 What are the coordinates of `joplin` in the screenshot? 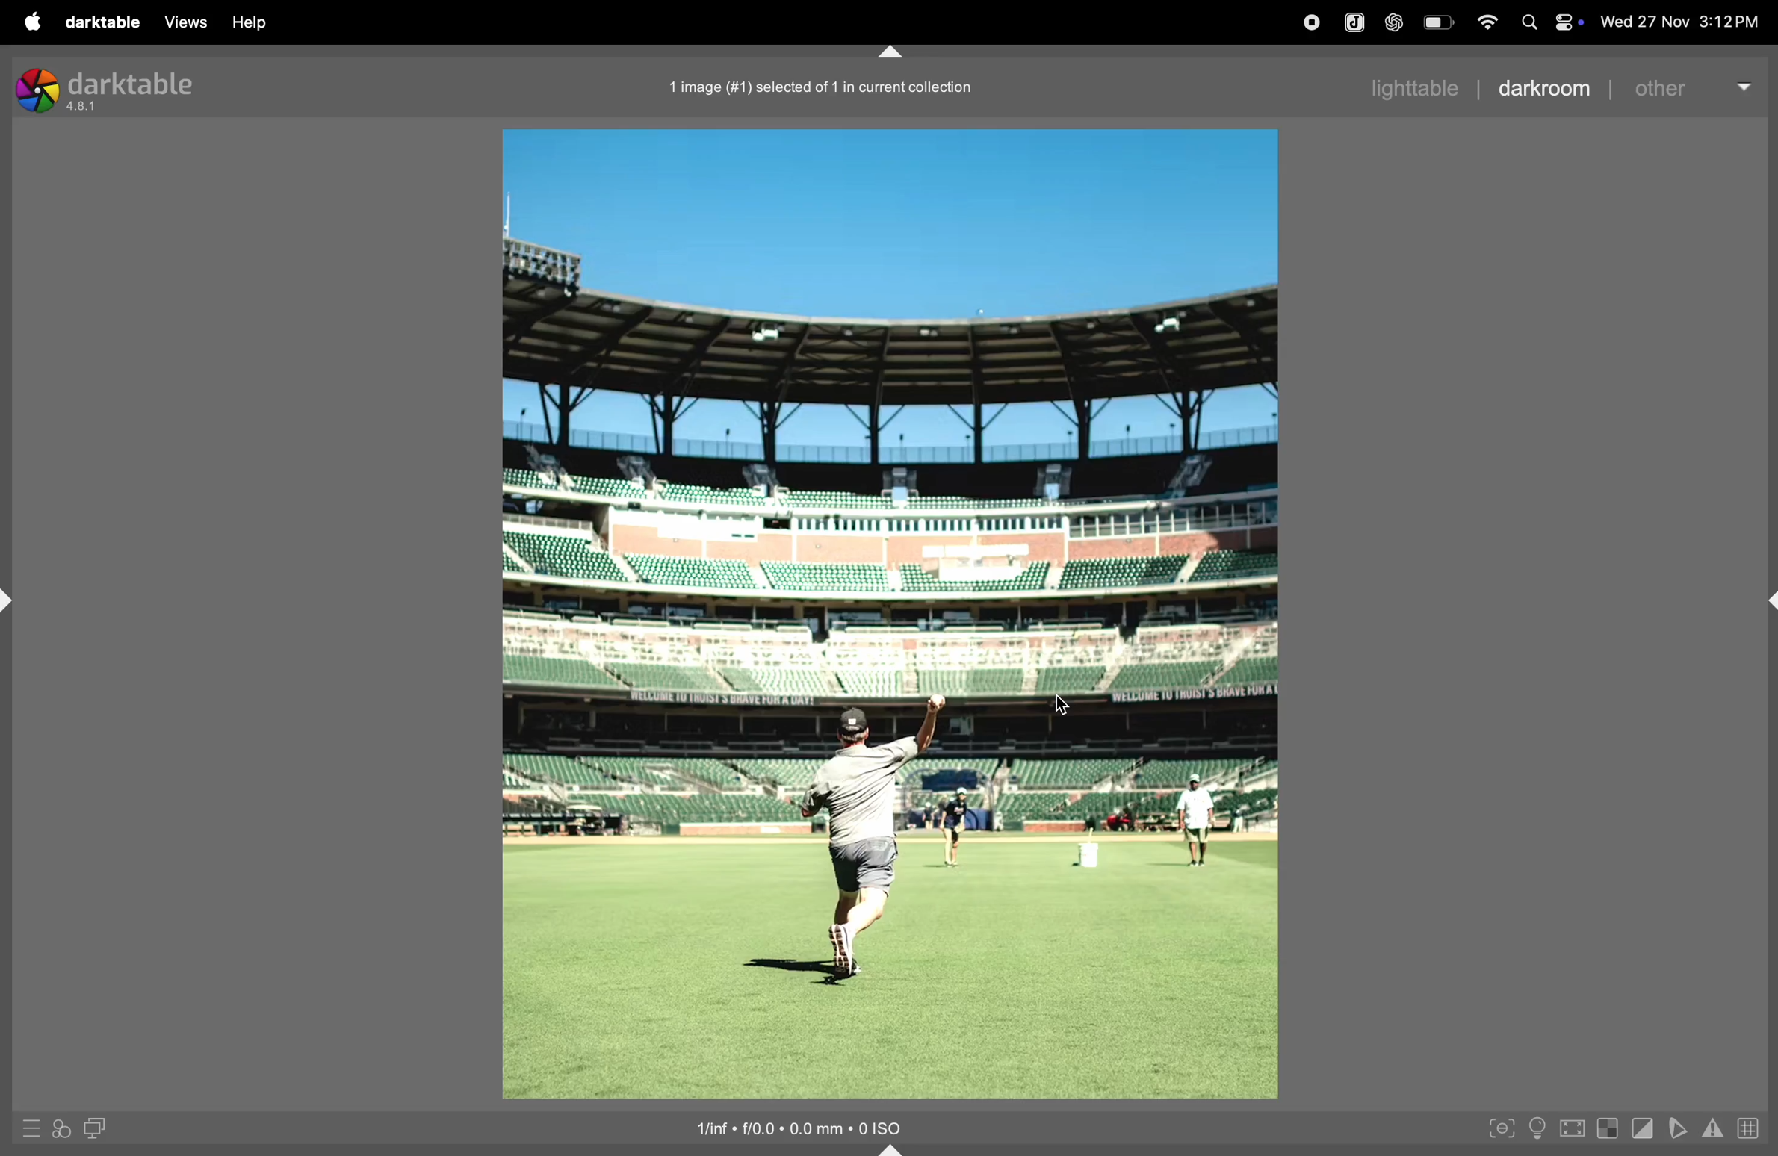 It's located at (1356, 22).